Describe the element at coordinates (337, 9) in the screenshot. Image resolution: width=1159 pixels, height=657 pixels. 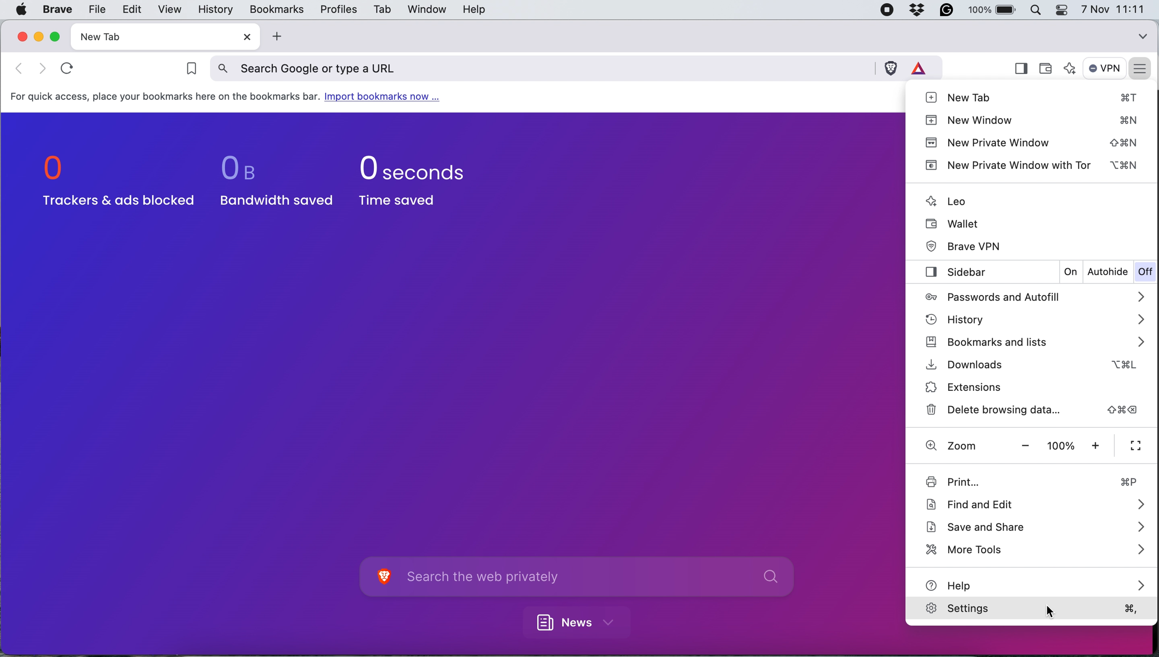
I see `profiles` at that location.